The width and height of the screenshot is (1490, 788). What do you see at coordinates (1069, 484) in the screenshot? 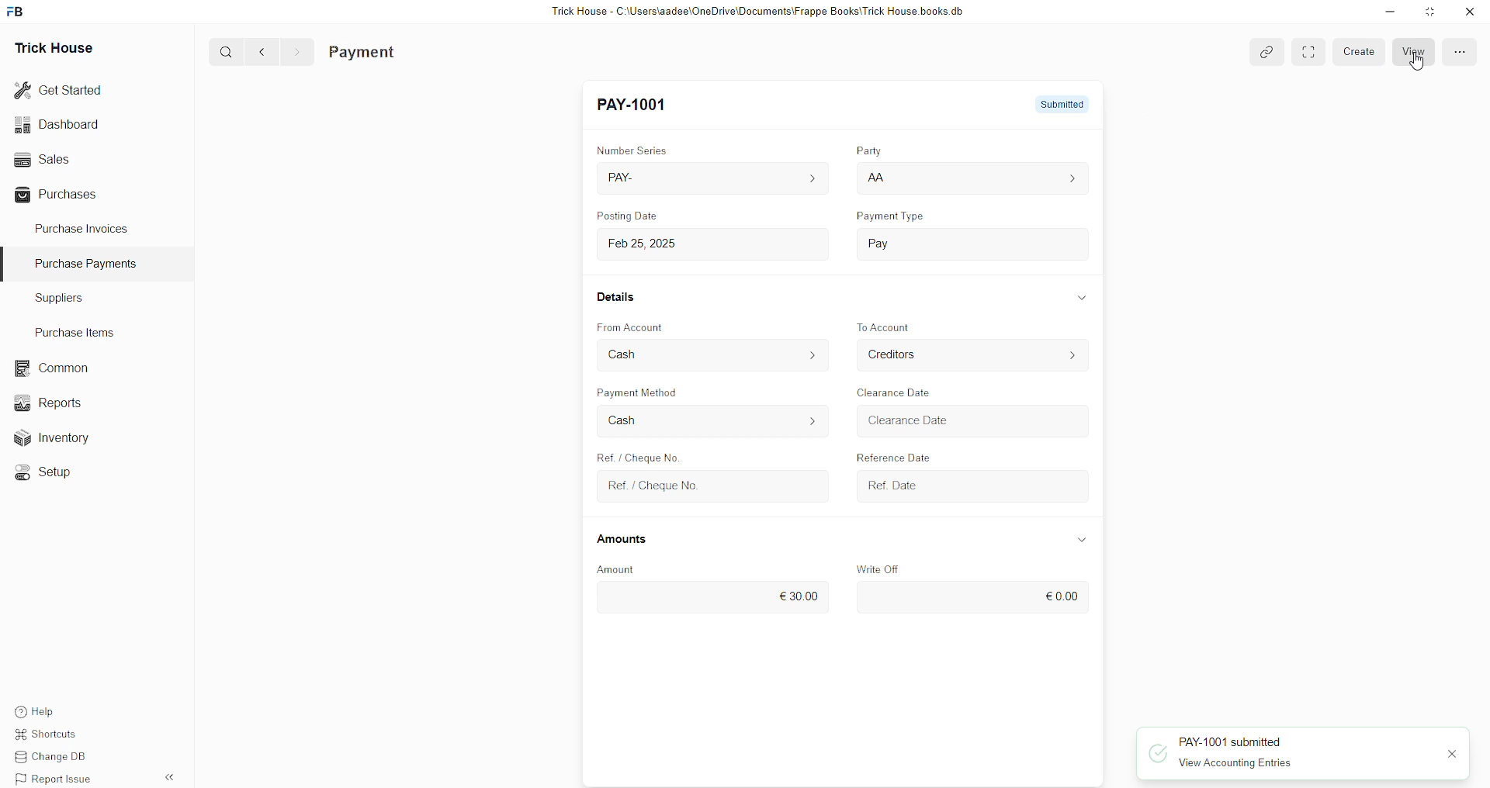
I see `calendar` at bounding box center [1069, 484].